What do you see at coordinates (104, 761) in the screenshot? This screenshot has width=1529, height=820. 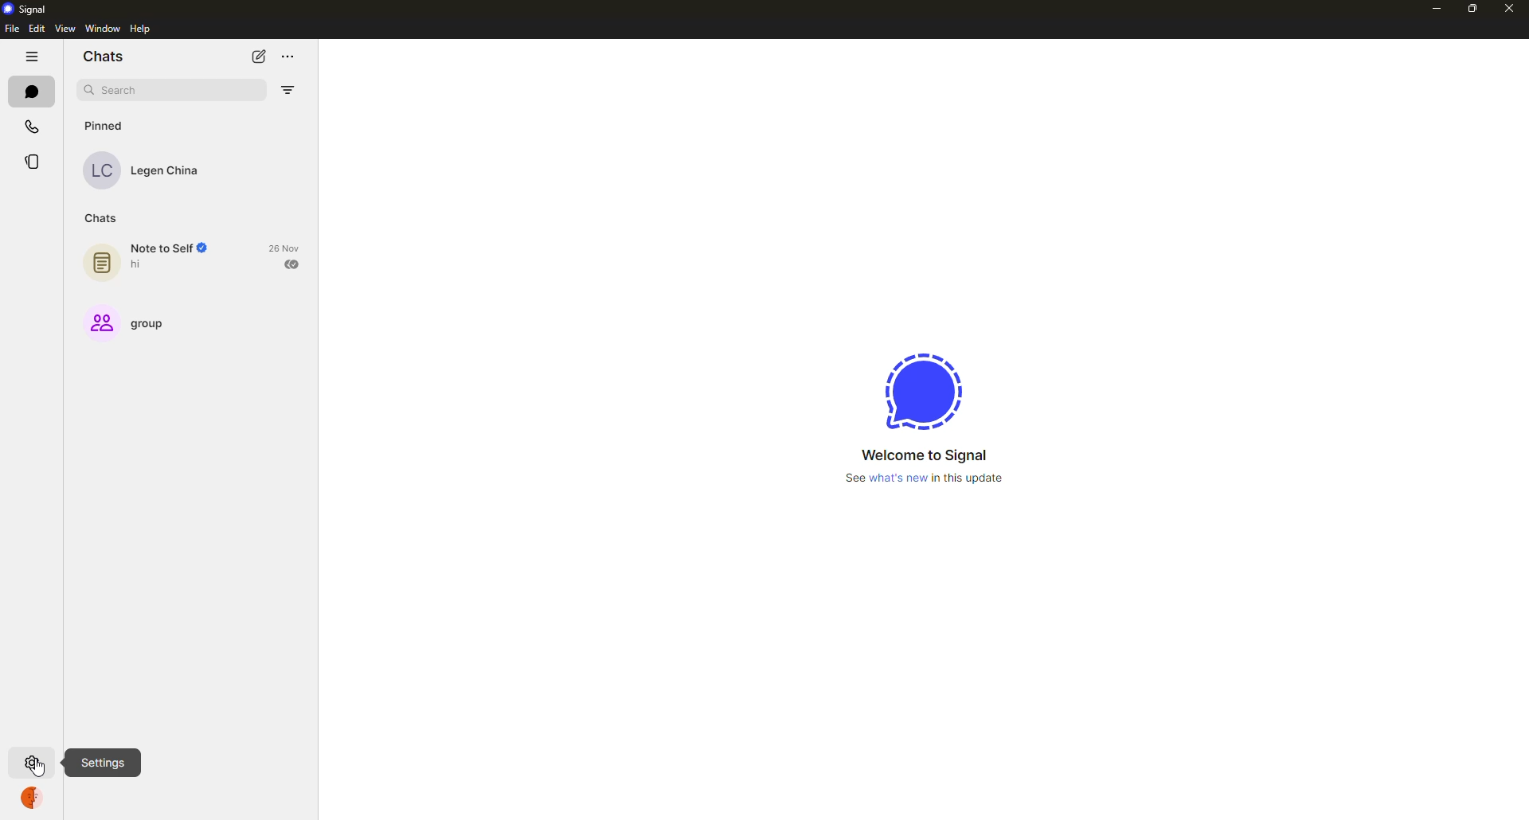 I see `settings` at bounding box center [104, 761].